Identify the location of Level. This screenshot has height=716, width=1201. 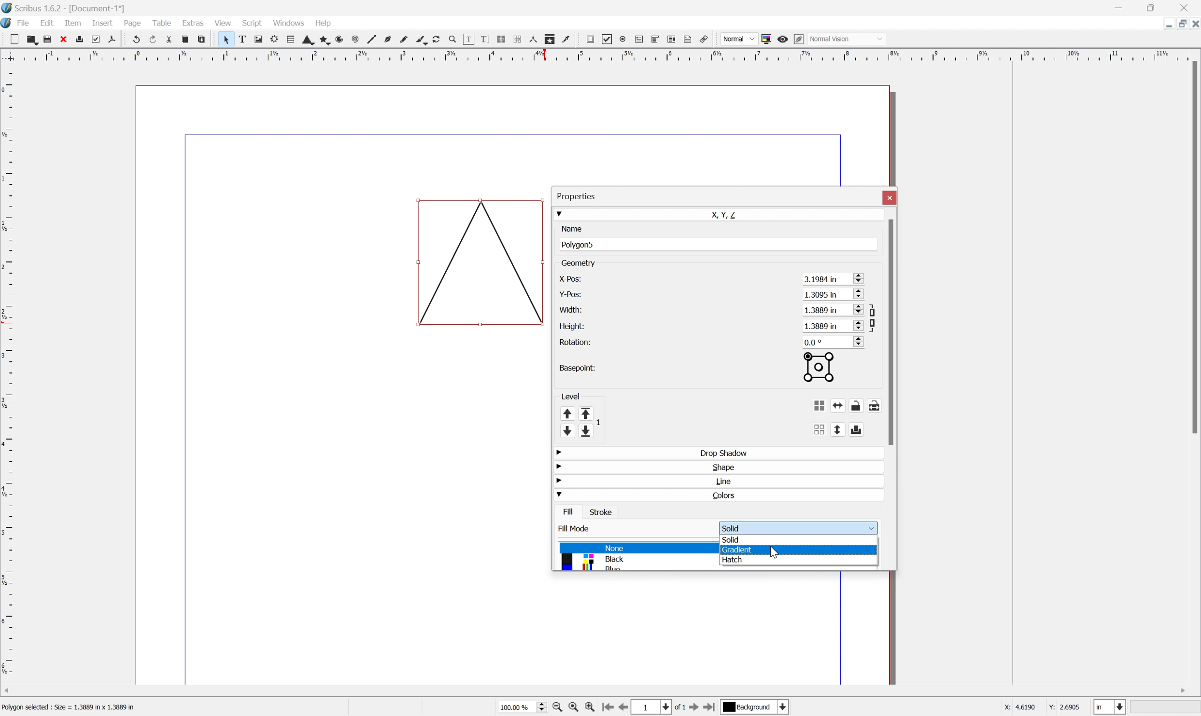
(570, 394).